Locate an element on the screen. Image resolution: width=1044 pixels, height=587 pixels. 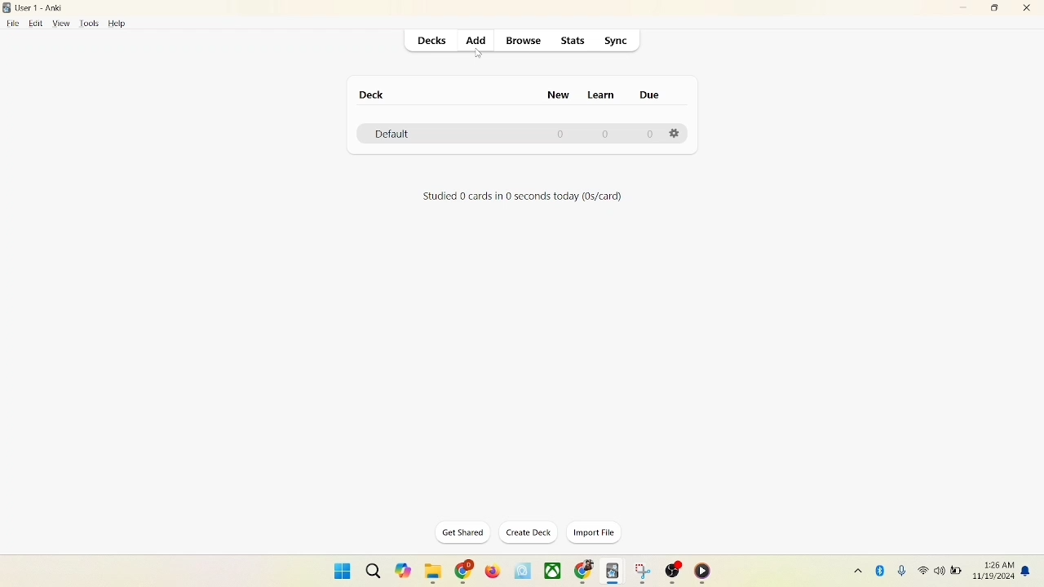
tools is located at coordinates (89, 24).